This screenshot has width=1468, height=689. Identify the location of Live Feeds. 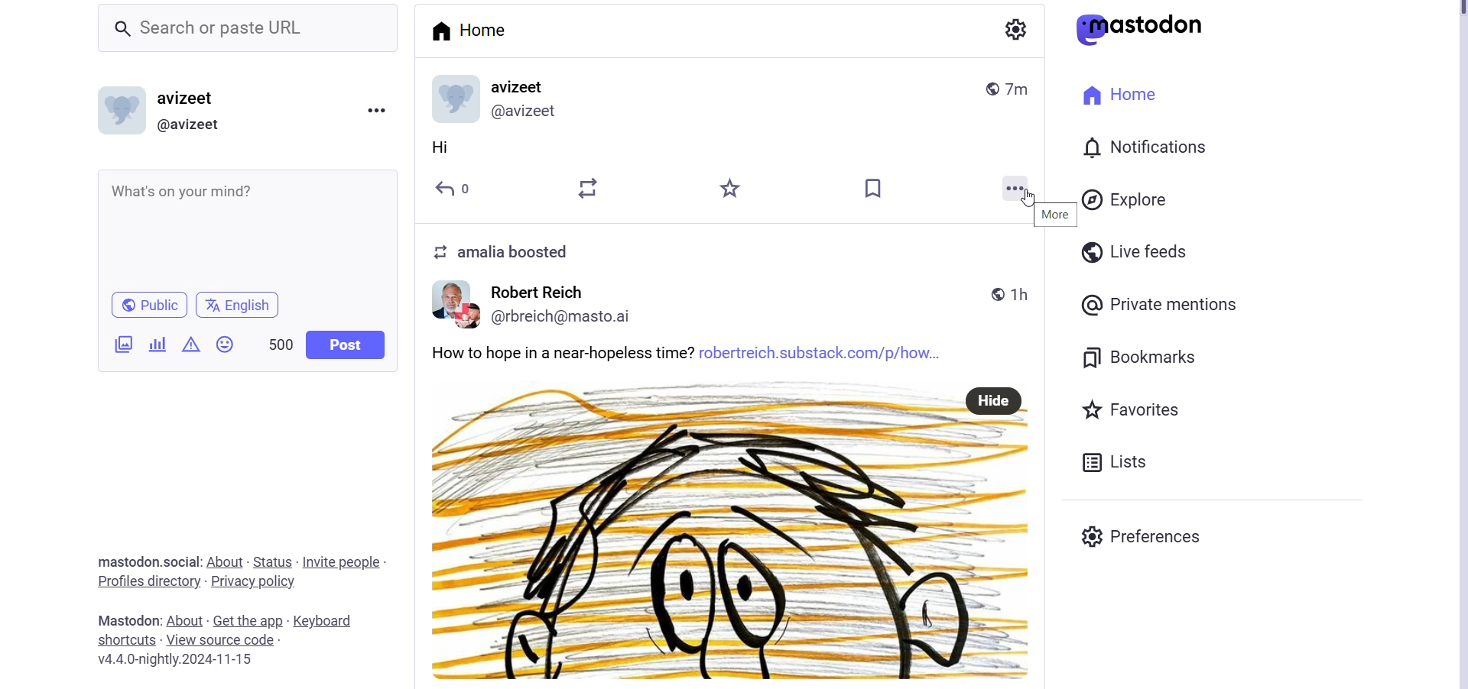
(1133, 252).